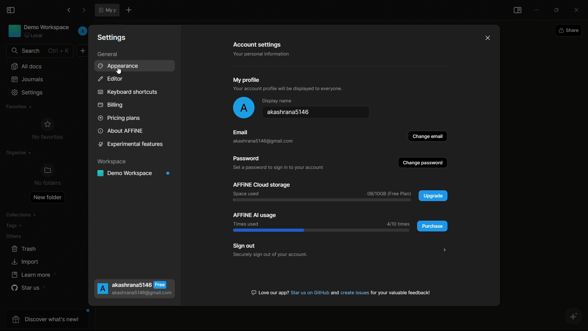 This screenshot has height=331, width=588. Describe the element at coordinates (243, 108) in the screenshot. I see `profile icon` at that location.